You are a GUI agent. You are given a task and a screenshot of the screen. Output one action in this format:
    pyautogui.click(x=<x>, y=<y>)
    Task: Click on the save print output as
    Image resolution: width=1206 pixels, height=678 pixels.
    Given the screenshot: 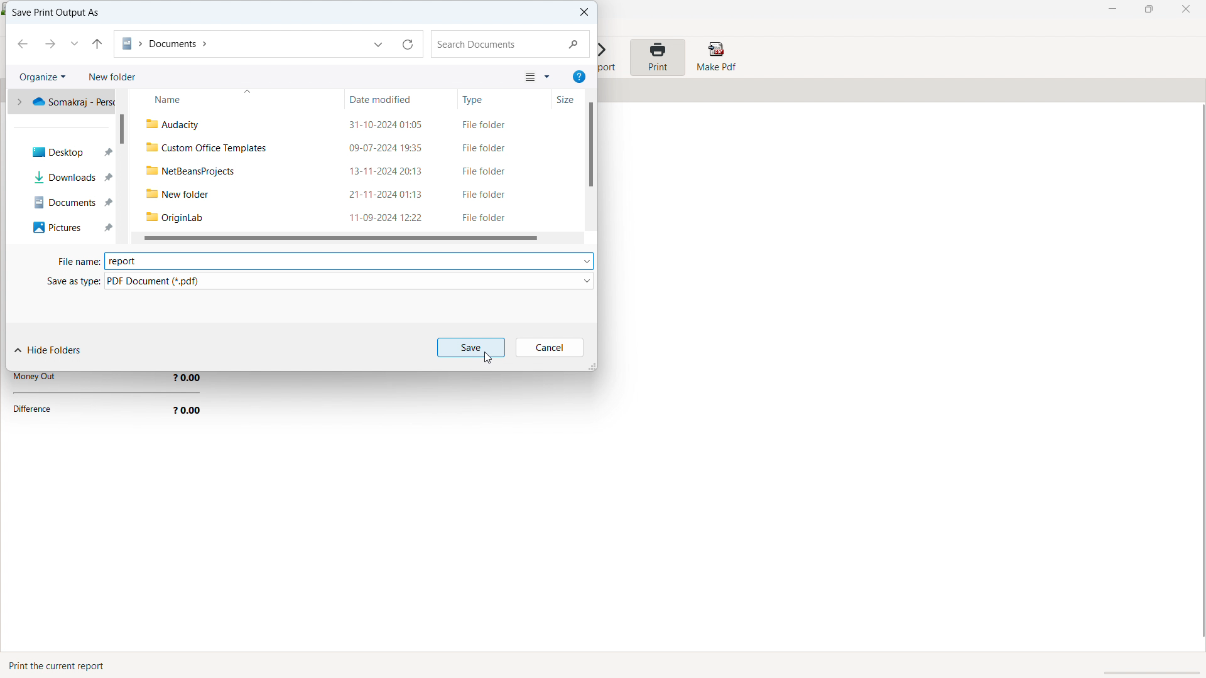 What is the action you would take?
    pyautogui.click(x=55, y=13)
    